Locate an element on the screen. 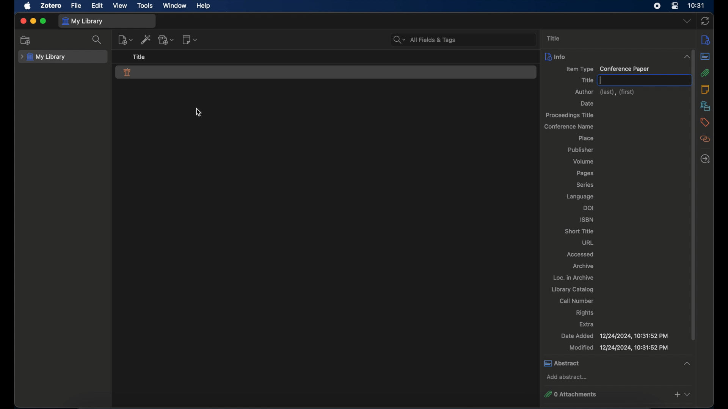  title is located at coordinates (140, 56).